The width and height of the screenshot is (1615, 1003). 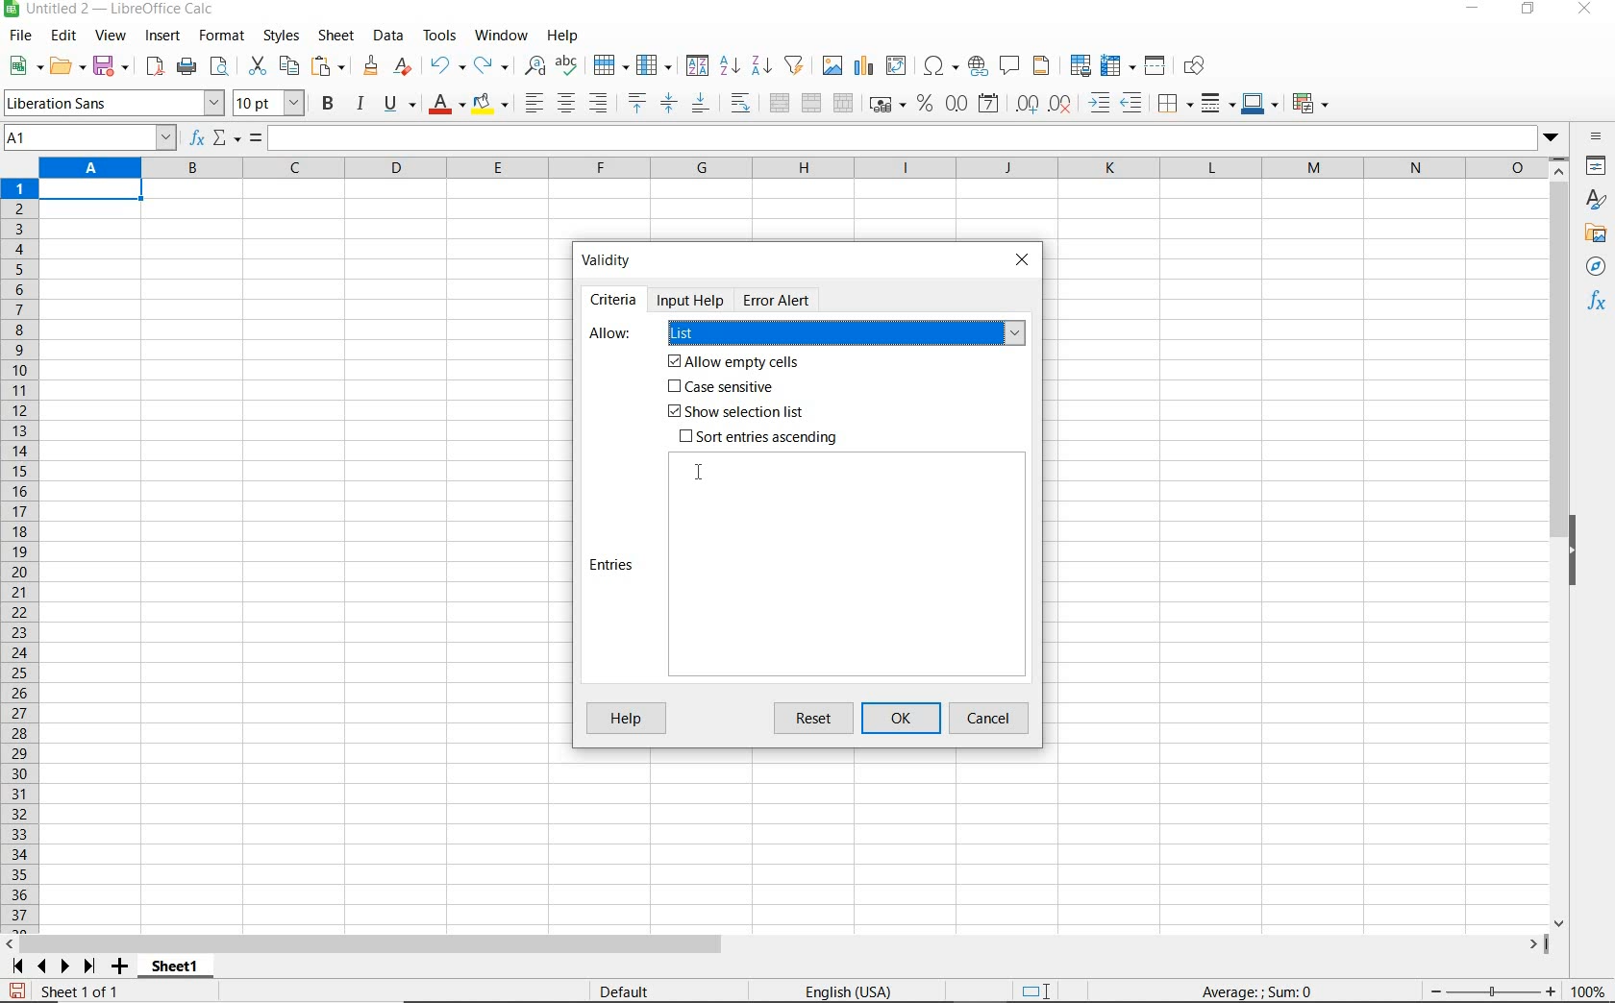 I want to click on increase indent, so click(x=1101, y=103).